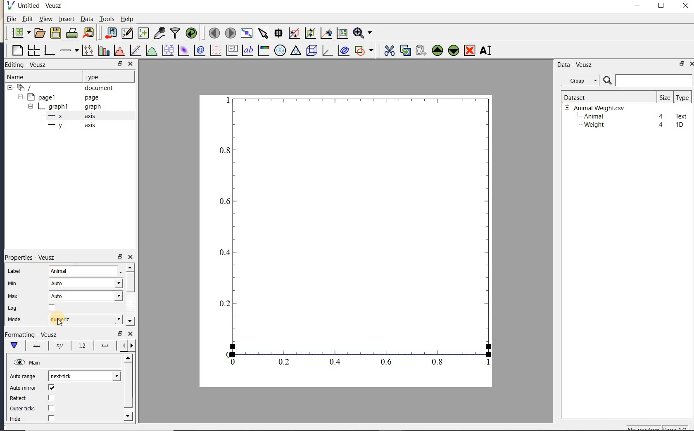  What do you see at coordinates (135, 50) in the screenshot?
I see `fit a function to data` at bounding box center [135, 50].